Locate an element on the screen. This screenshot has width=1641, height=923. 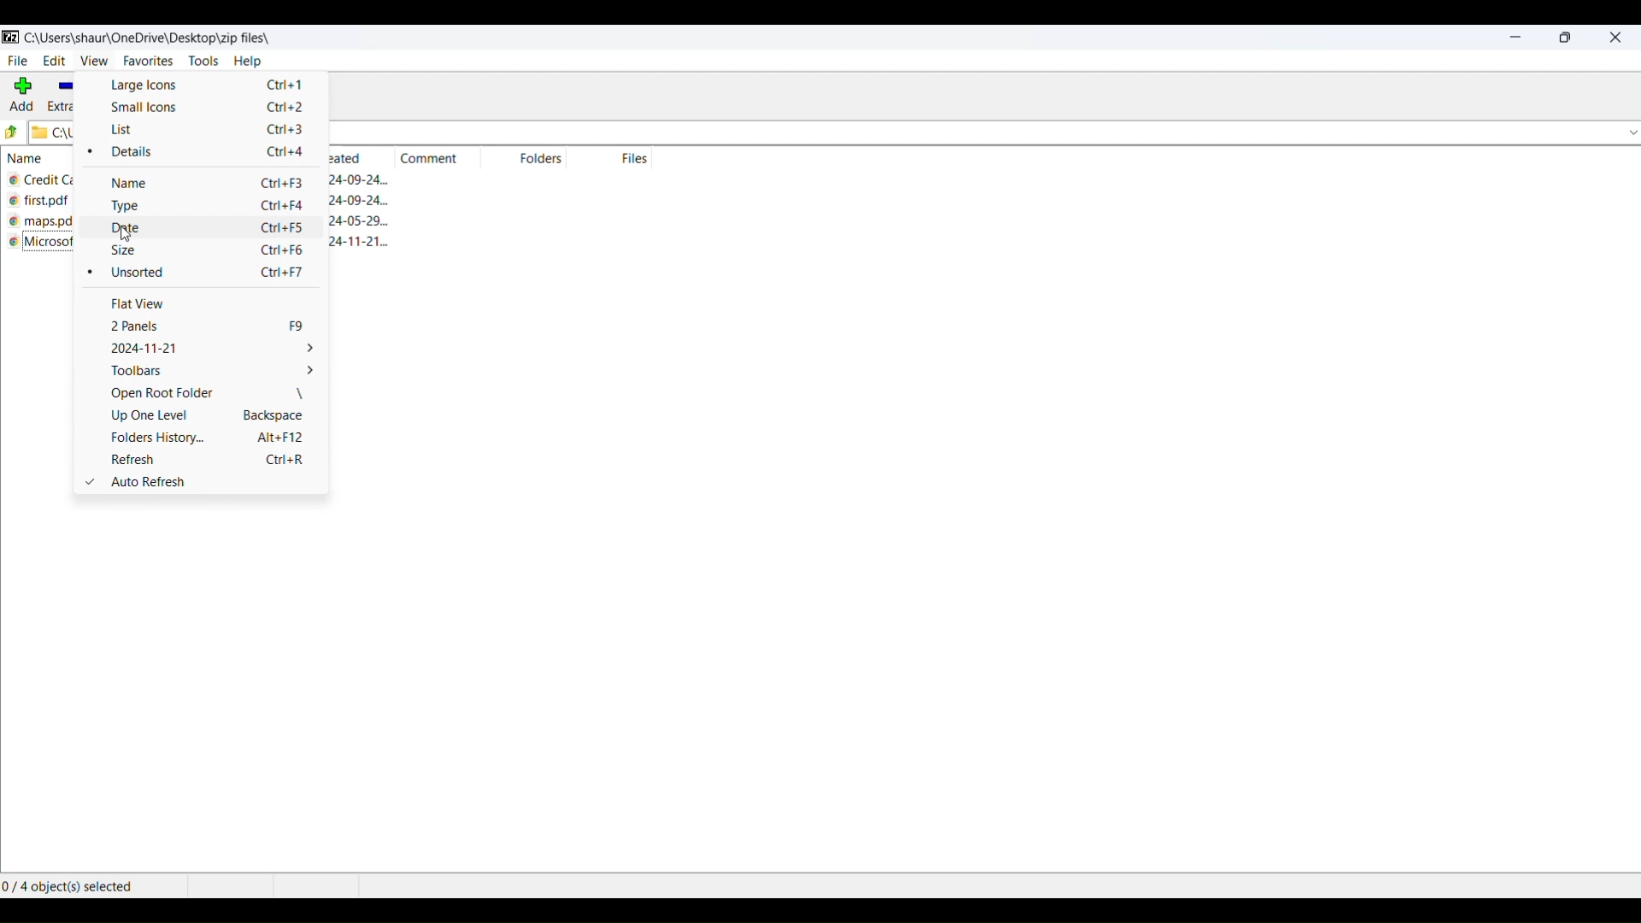
creation date is located at coordinates (370, 222).